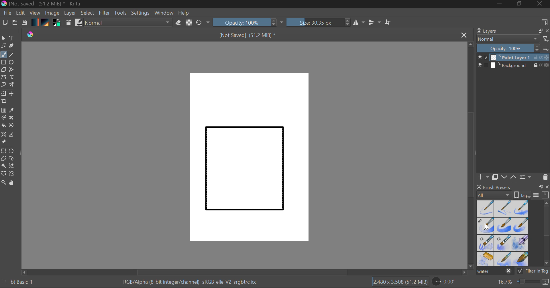  What do you see at coordinates (503, 242) in the screenshot?
I see `Water C - Decay Tilt` at bounding box center [503, 242].